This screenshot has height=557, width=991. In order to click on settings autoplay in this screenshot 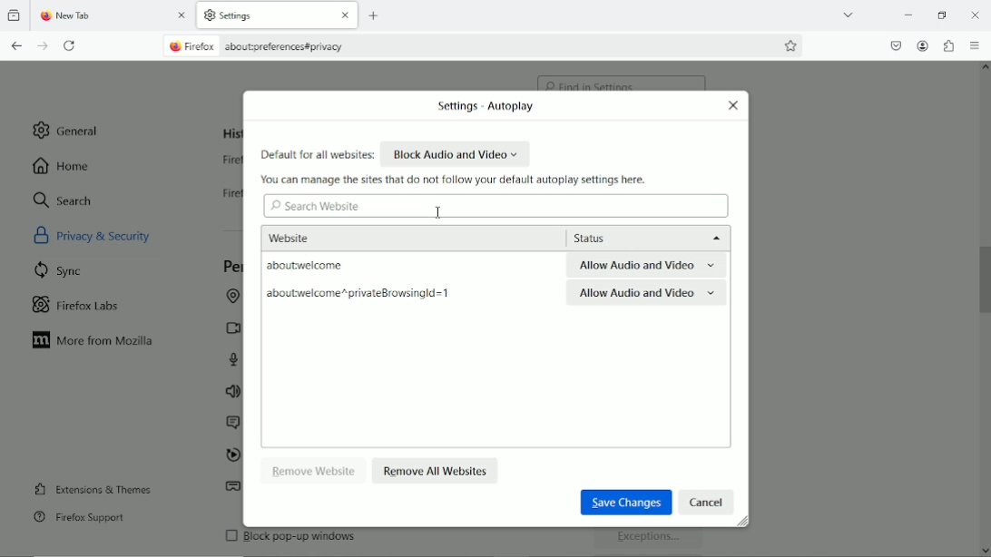, I will do `click(481, 107)`.